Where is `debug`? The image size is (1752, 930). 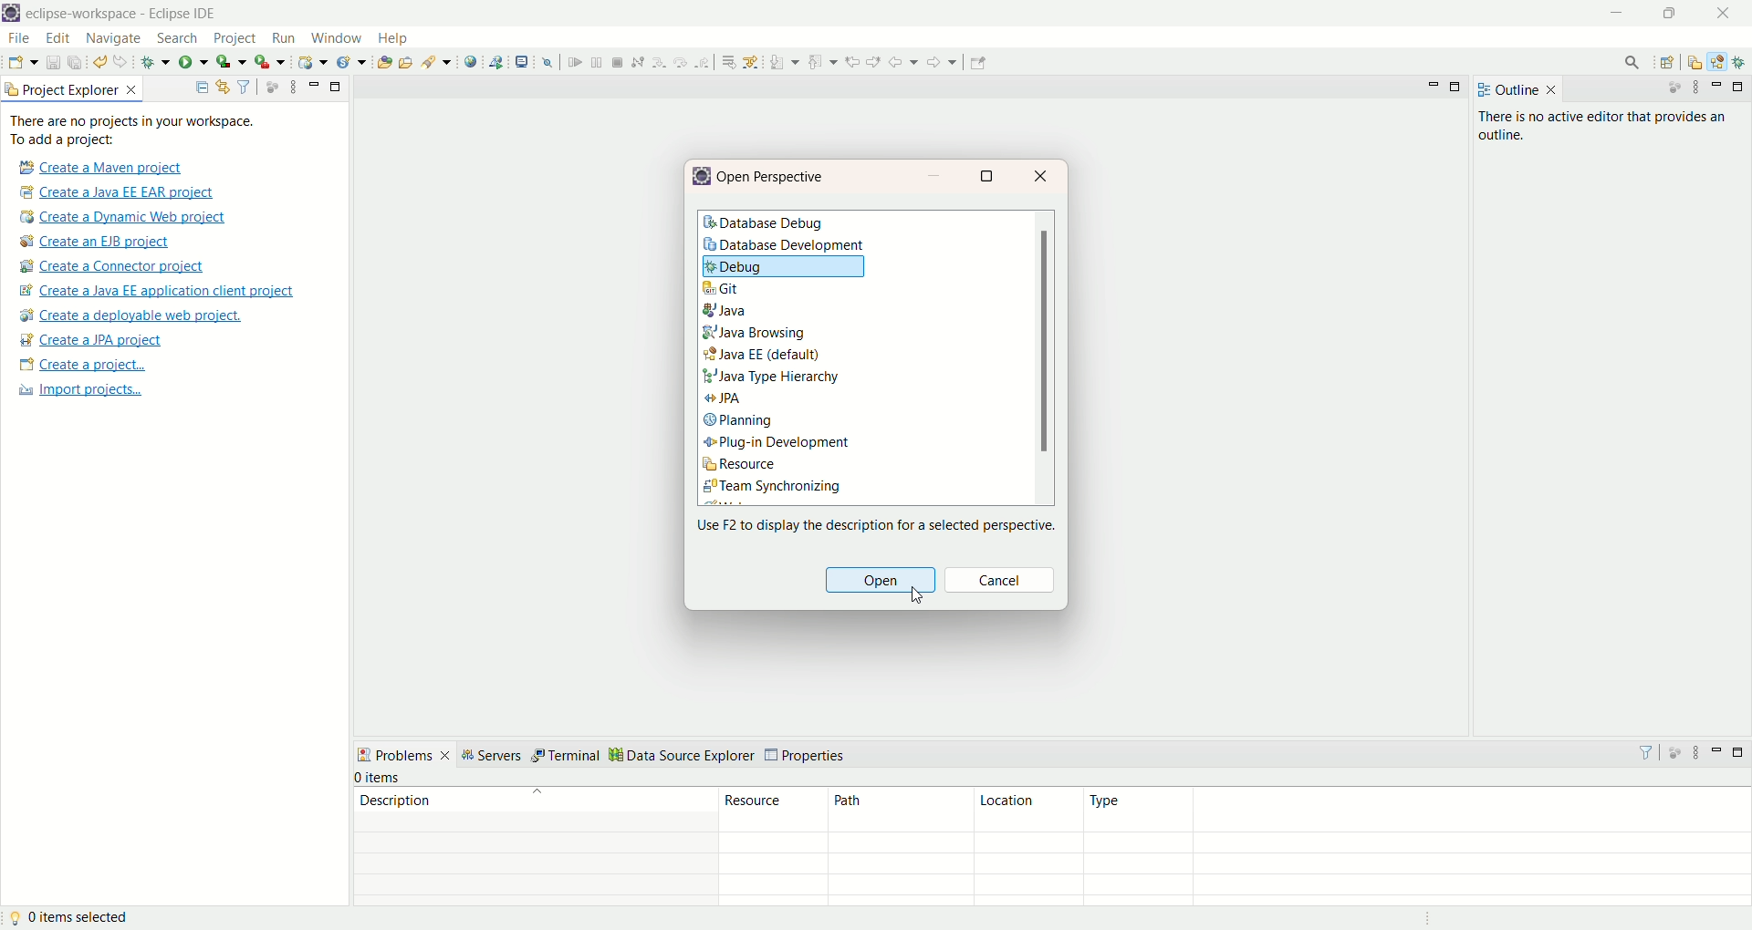 debug is located at coordinates (786, 269).